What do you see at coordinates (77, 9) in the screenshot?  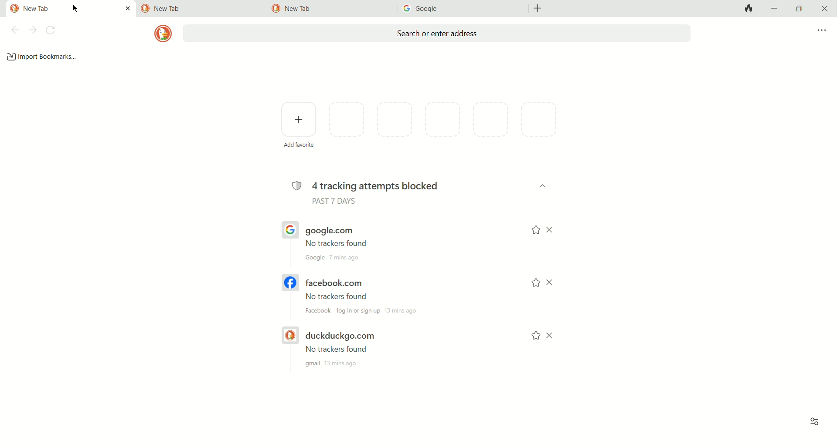 I see `mouse cursor` at bounding box center [77, 9].